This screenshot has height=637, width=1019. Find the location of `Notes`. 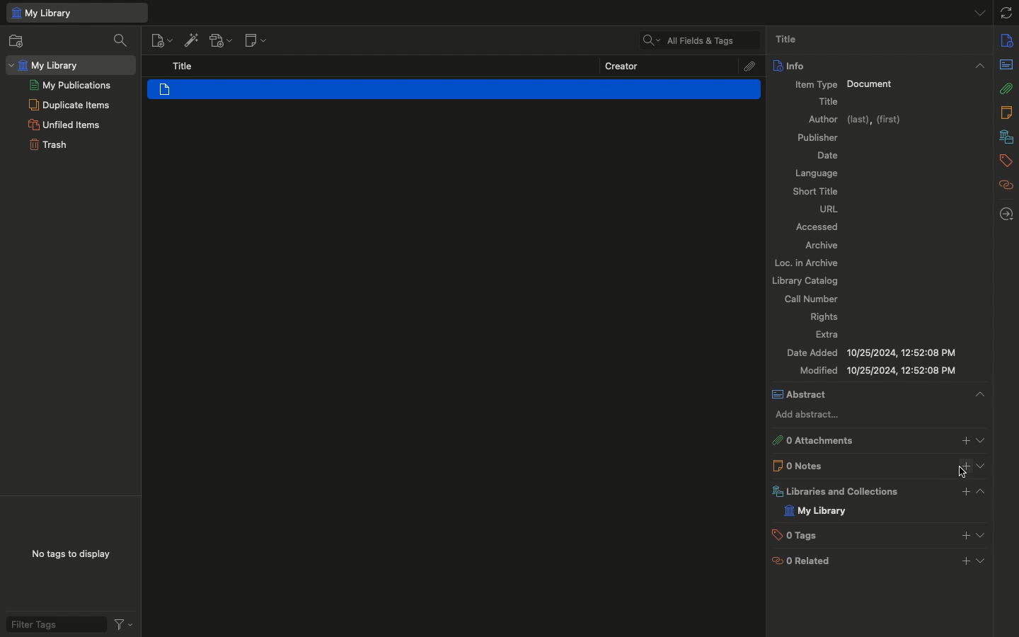

Notes is located at coordinates (798, 465).